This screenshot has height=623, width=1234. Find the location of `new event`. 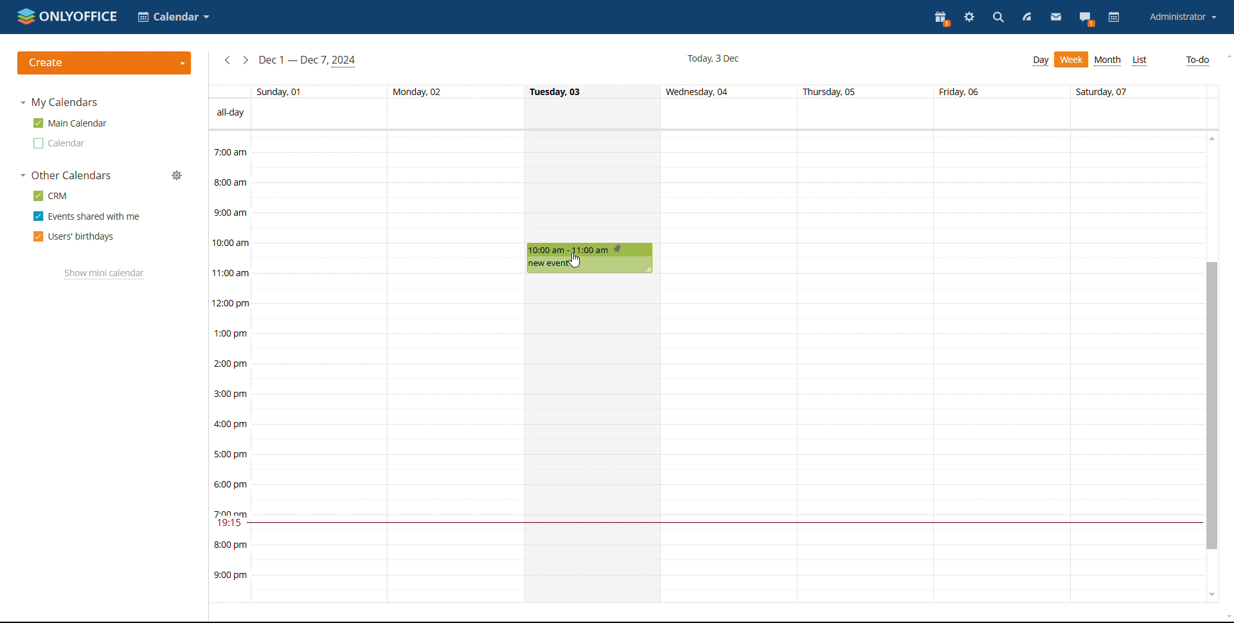

new event is located at coordinates (548, 264).